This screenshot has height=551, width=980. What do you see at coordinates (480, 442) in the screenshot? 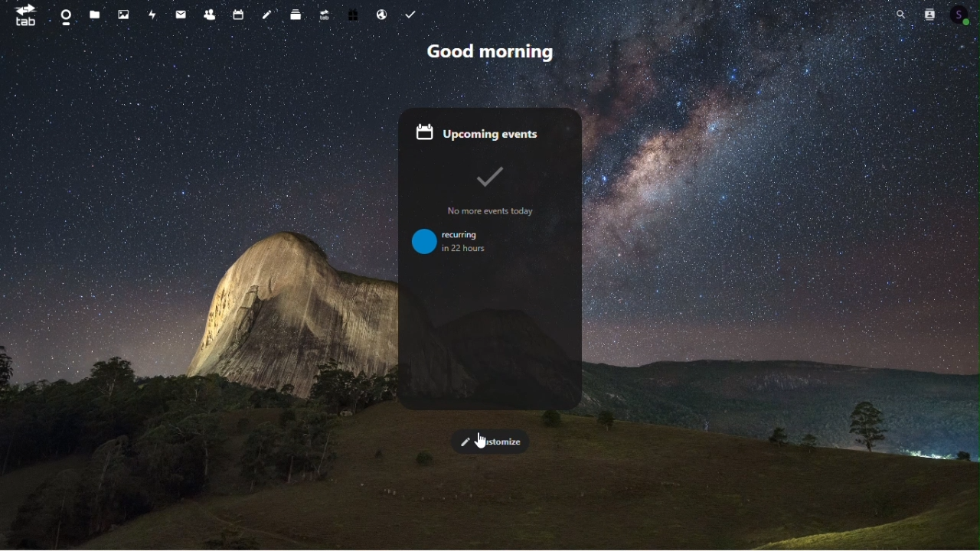
I see `cursor` at bounding box center [480, 442].